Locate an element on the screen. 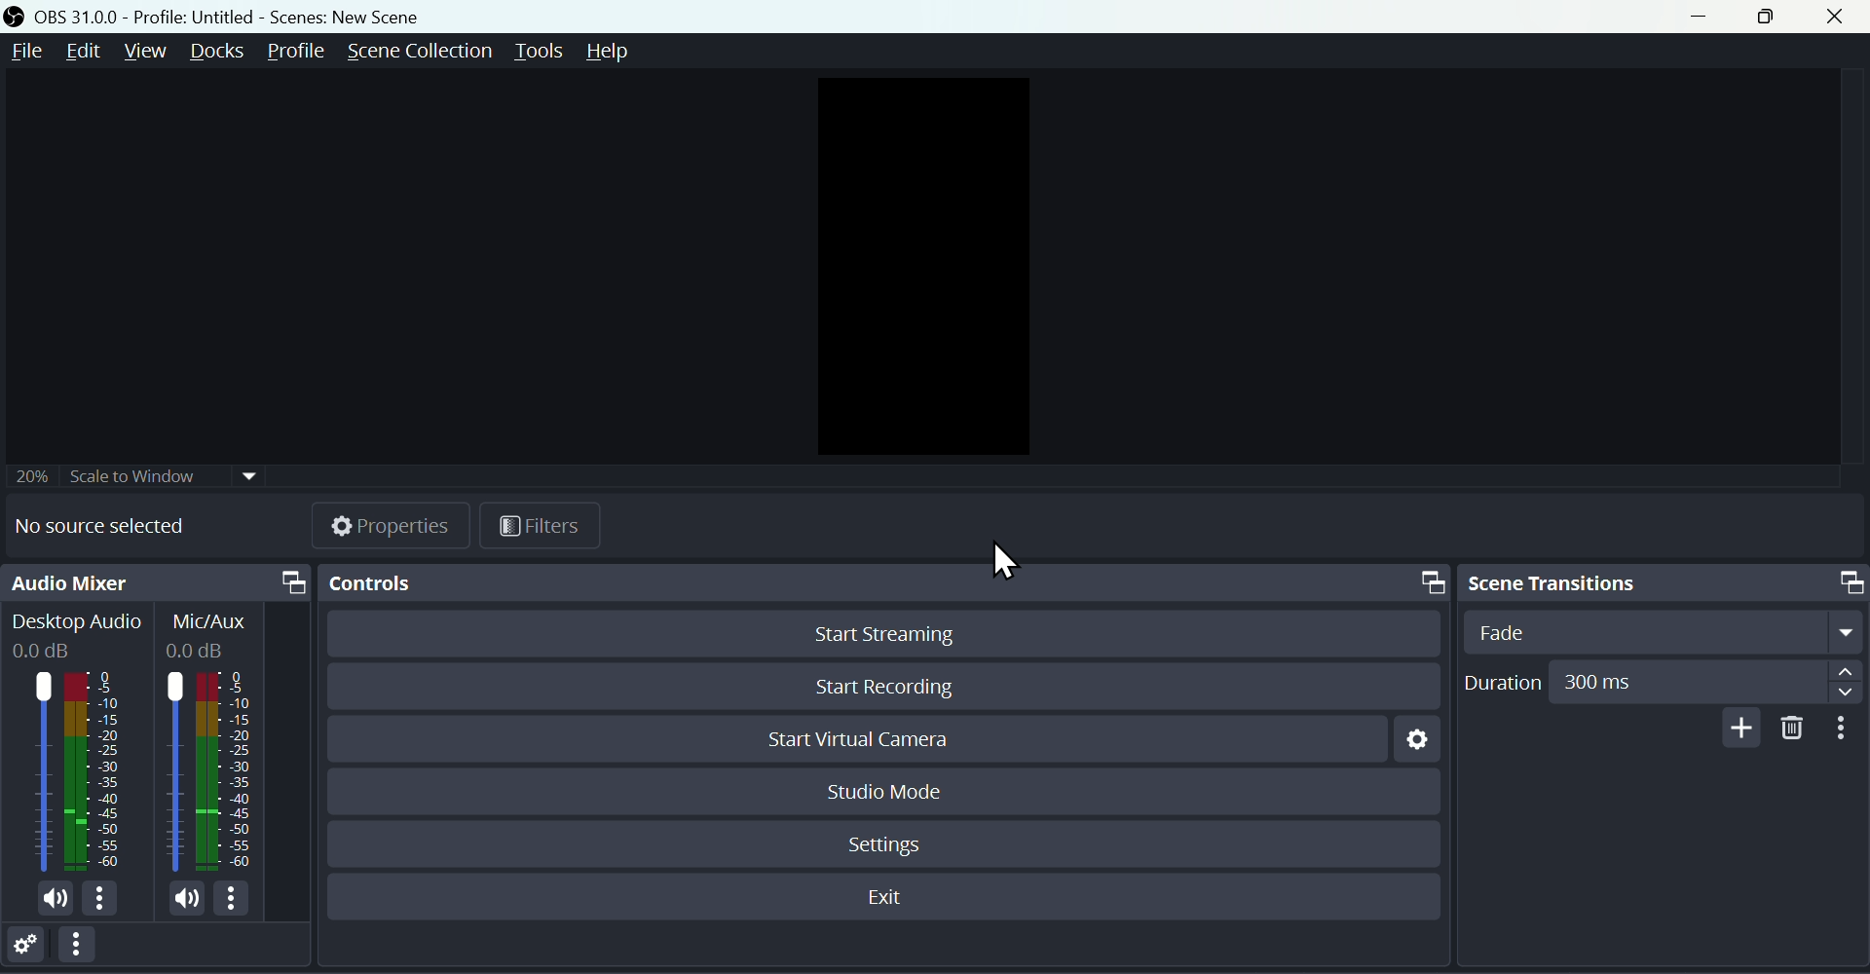 The width and height of the screenshot is (1870, 974). Mic/Aux is located at coordinates (215, 634).